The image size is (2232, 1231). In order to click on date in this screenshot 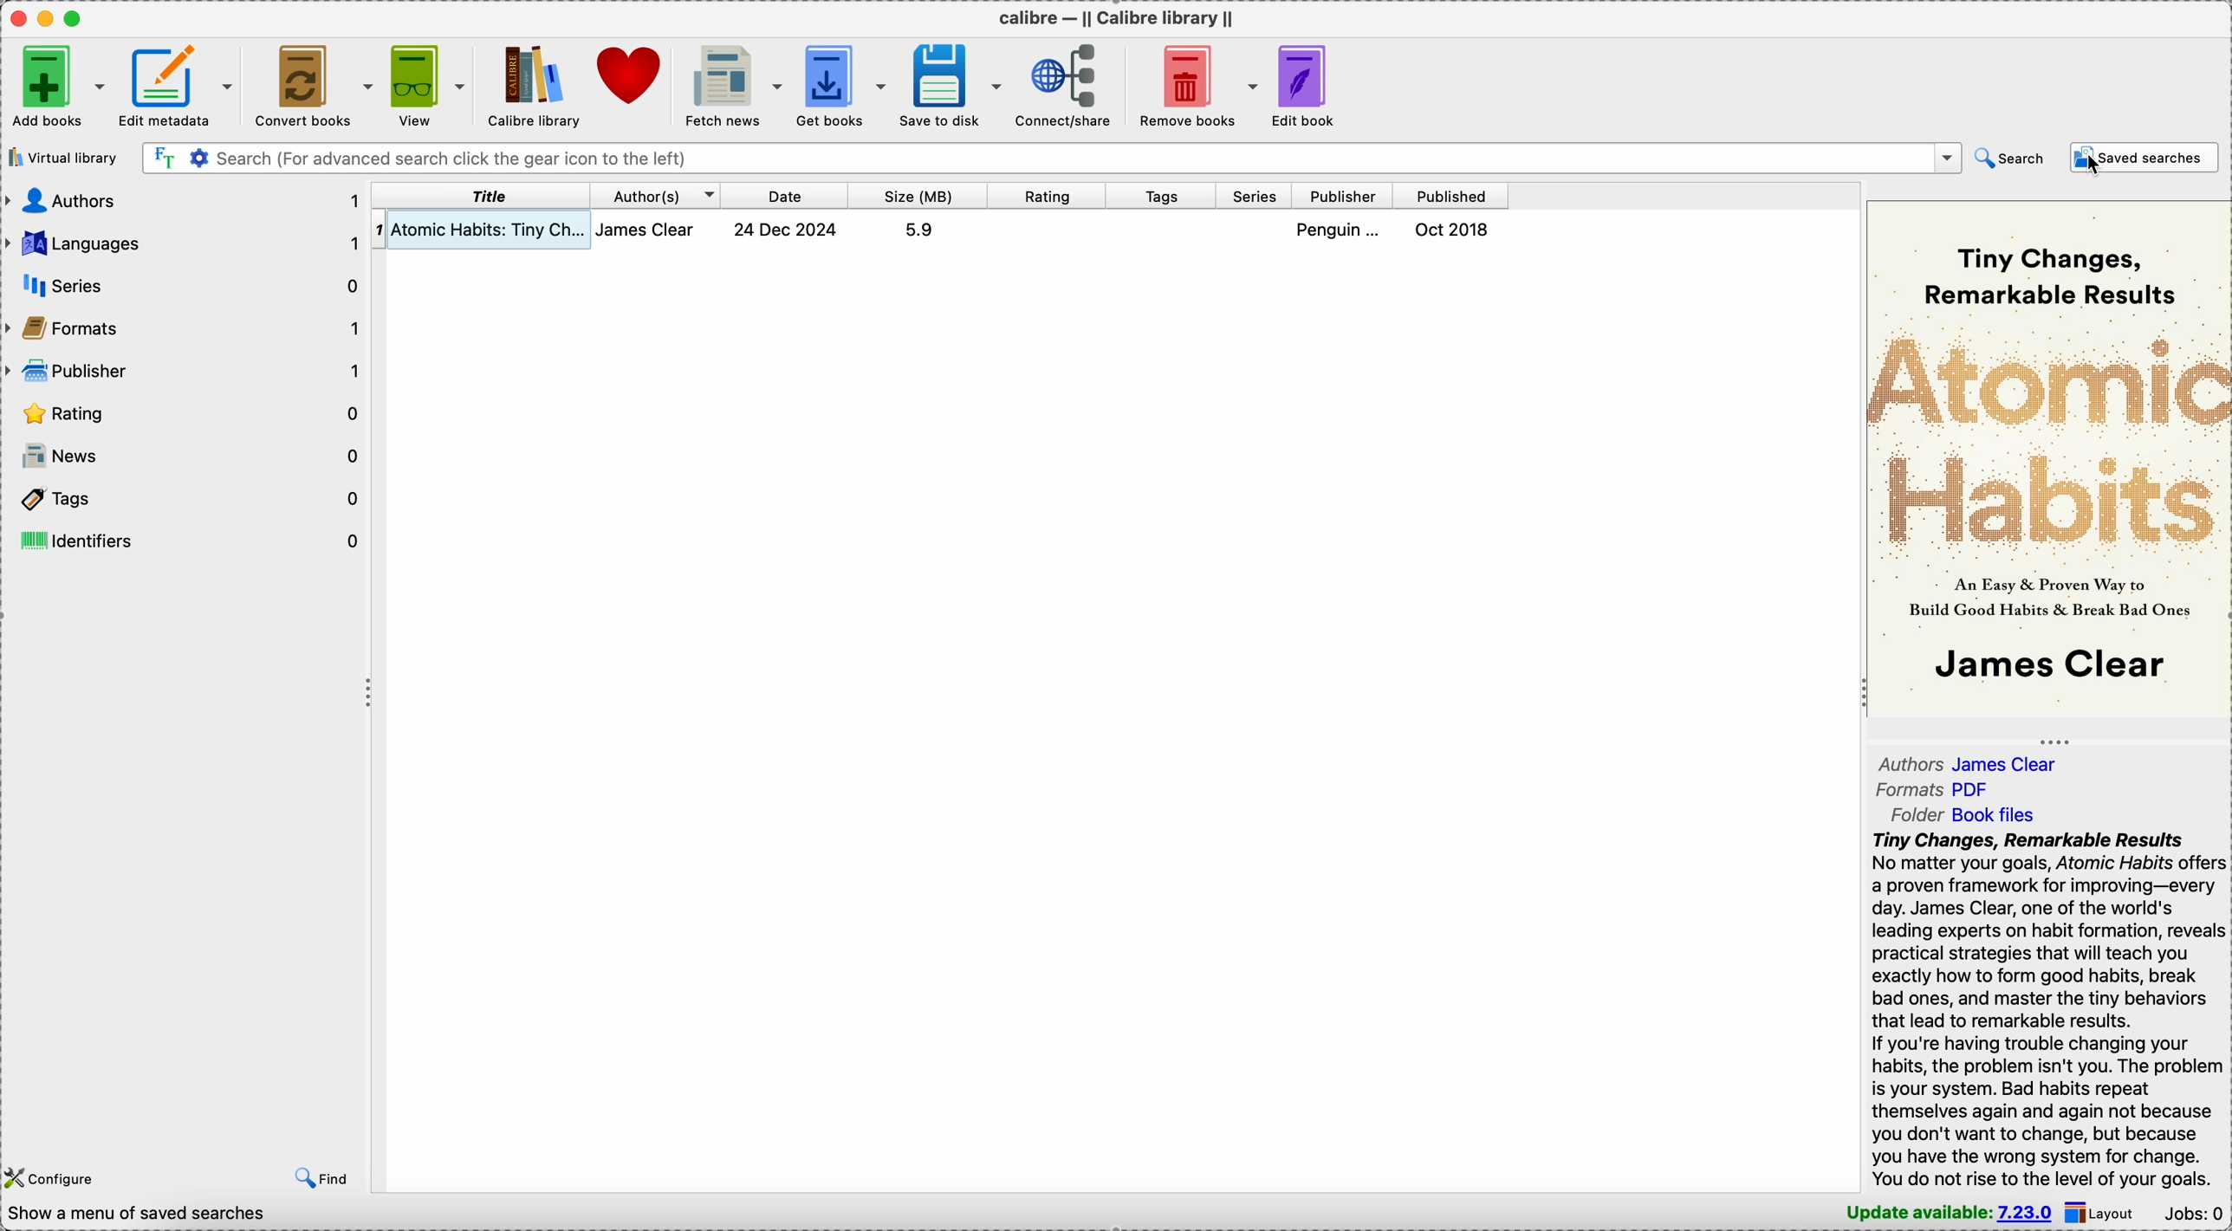, I will do `click(786, 195)`.